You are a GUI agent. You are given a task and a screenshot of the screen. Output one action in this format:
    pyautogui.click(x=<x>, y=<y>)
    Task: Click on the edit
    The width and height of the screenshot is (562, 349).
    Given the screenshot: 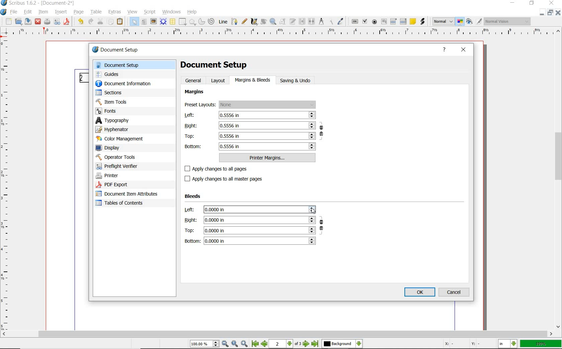 What is the action you would take?
    pyautogui.click(x=27, y=12)
    